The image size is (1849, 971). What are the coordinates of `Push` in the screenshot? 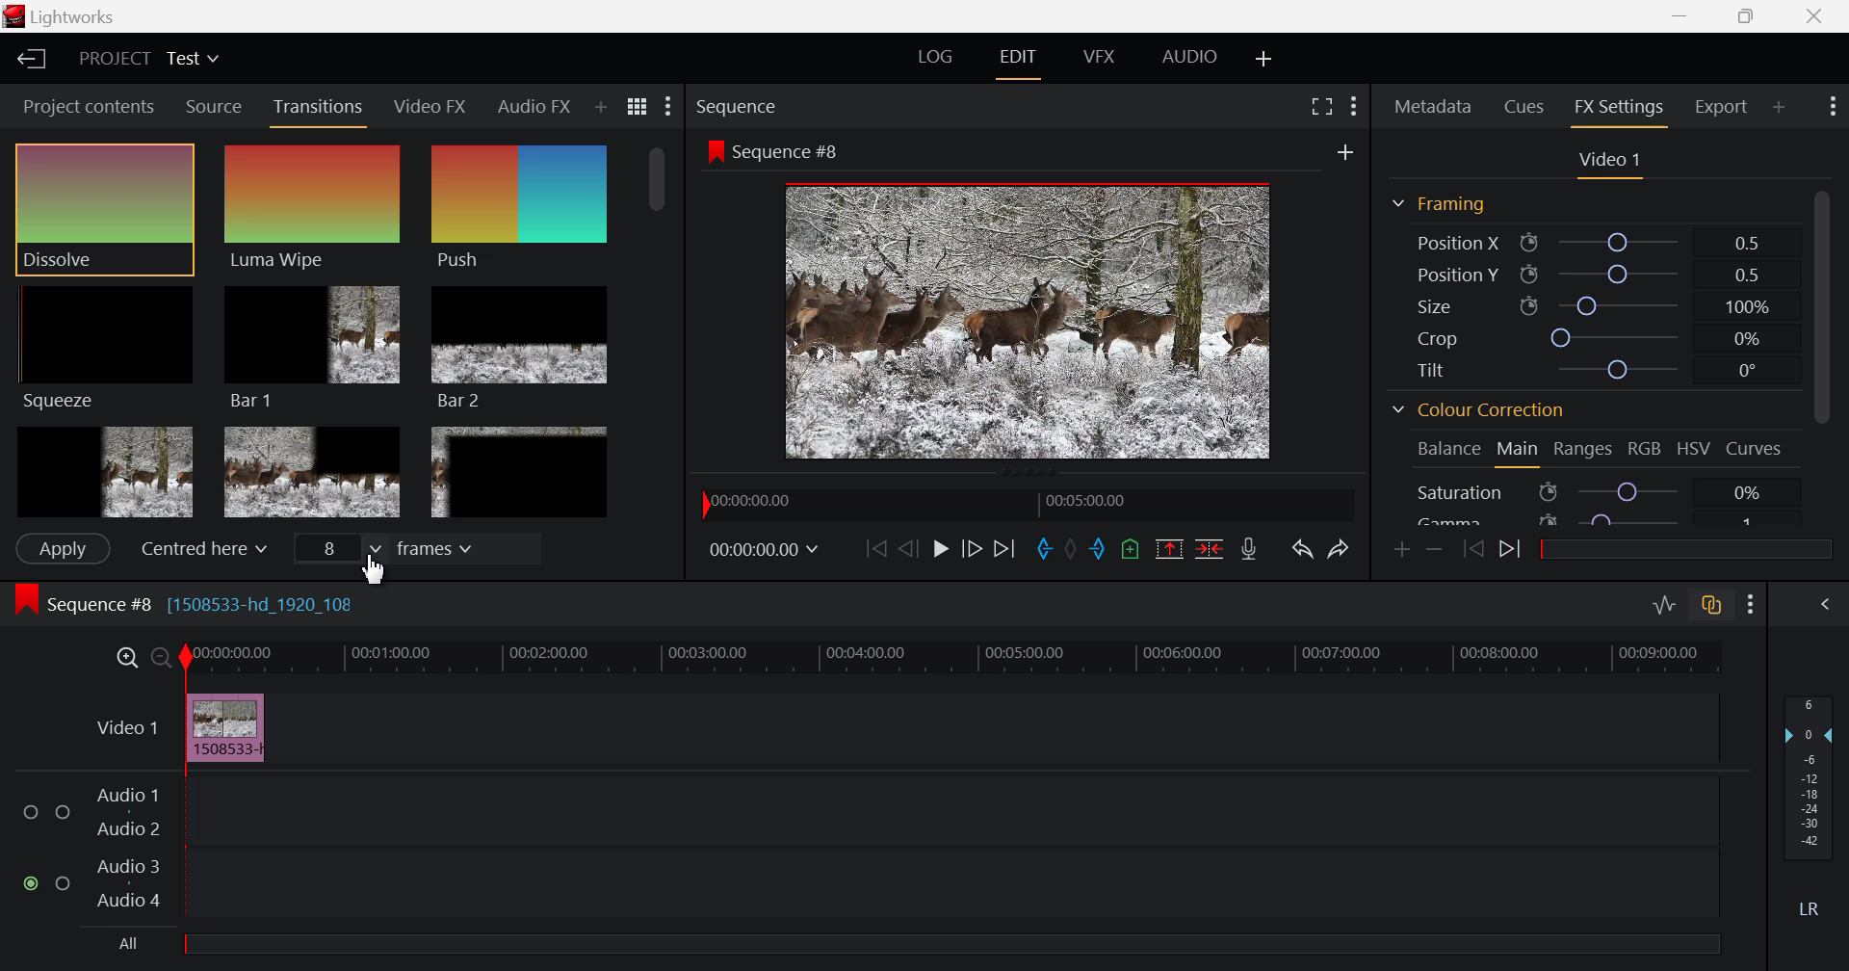 It's located at (519, 209).